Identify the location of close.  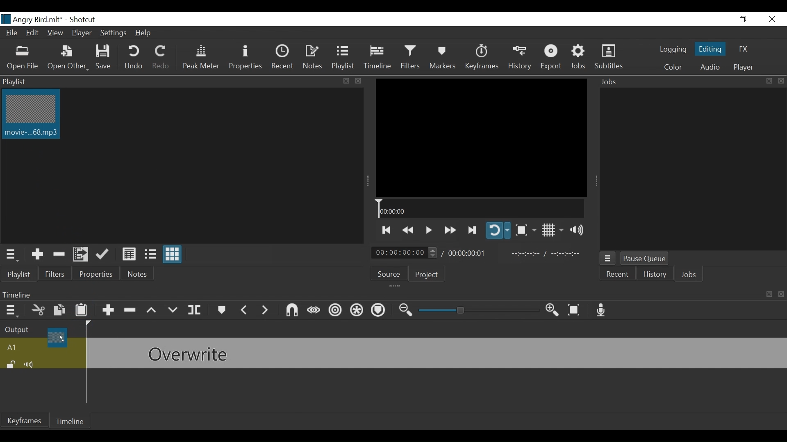
(357, 81).